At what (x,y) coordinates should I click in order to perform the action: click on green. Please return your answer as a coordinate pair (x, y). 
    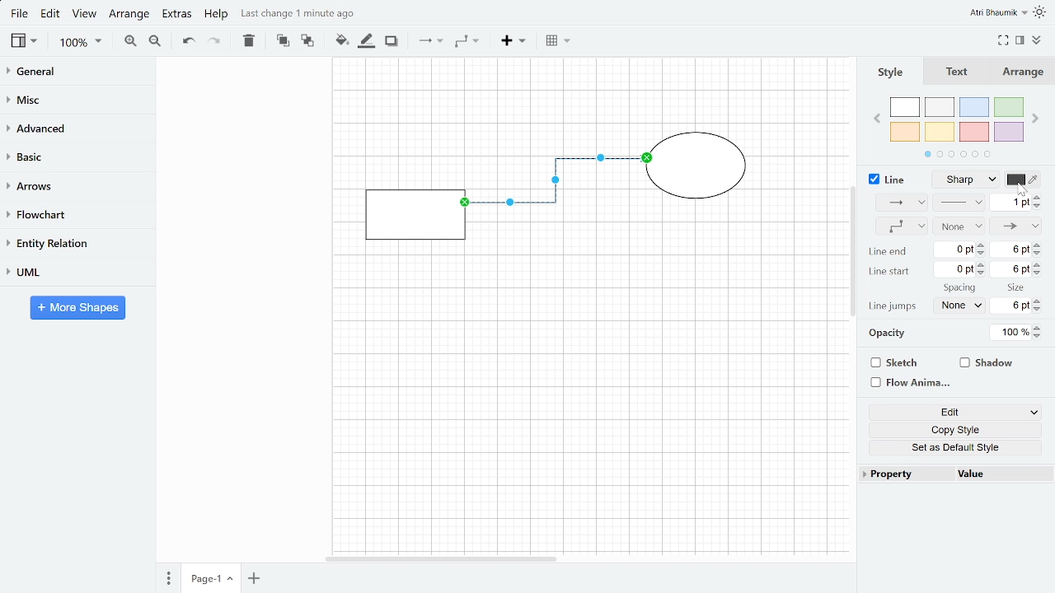
    Looking at the image, I should click on (1010, 109).